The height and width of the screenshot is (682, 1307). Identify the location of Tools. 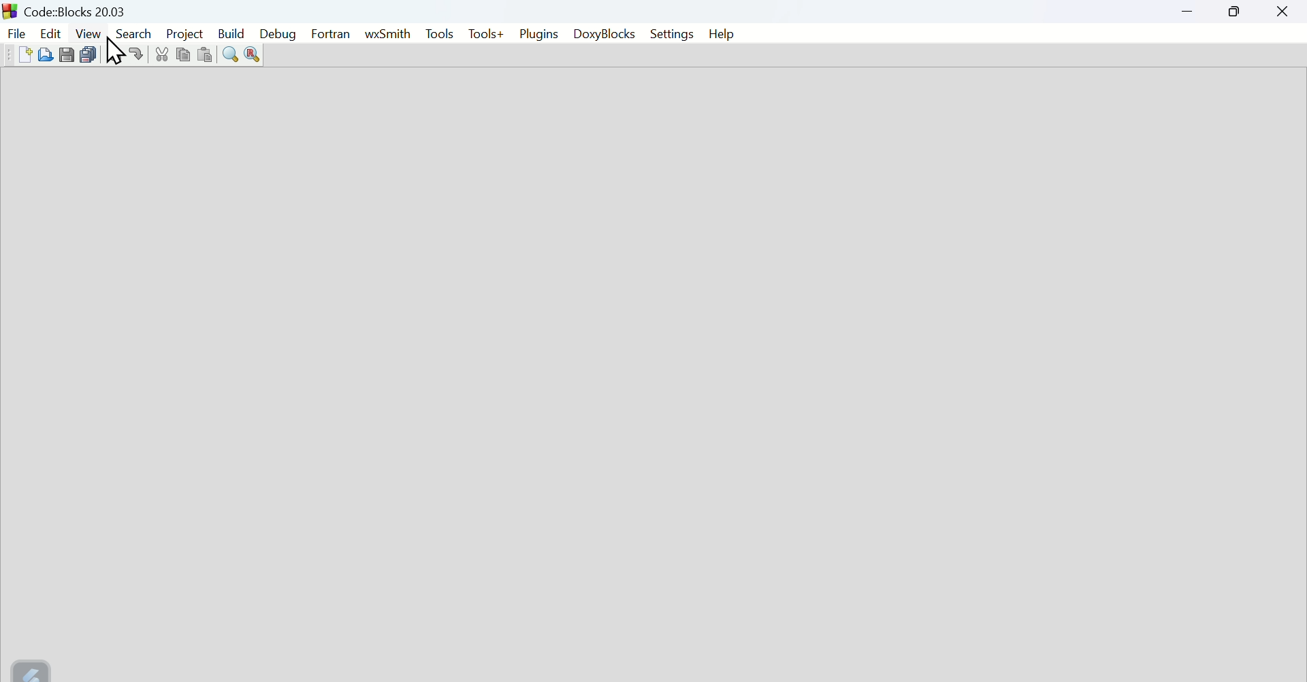
(437, 35).